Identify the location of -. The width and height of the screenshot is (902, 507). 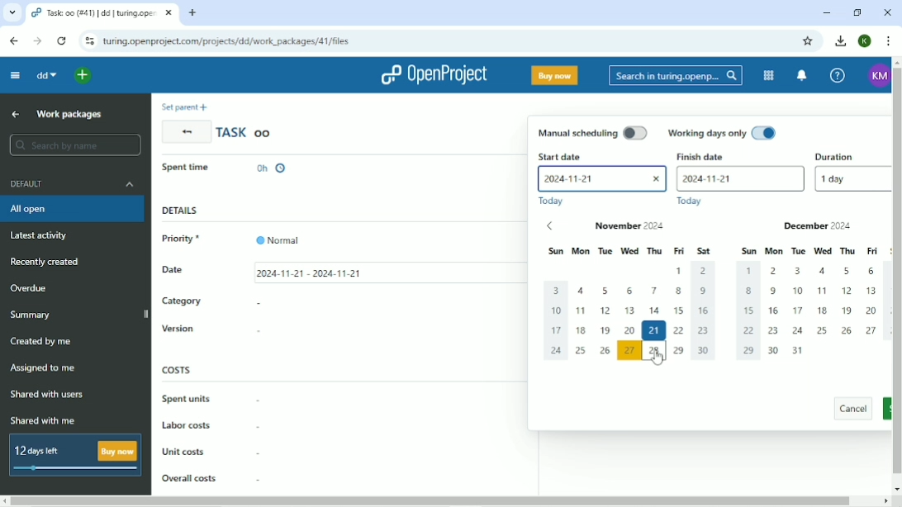
(259, 426).